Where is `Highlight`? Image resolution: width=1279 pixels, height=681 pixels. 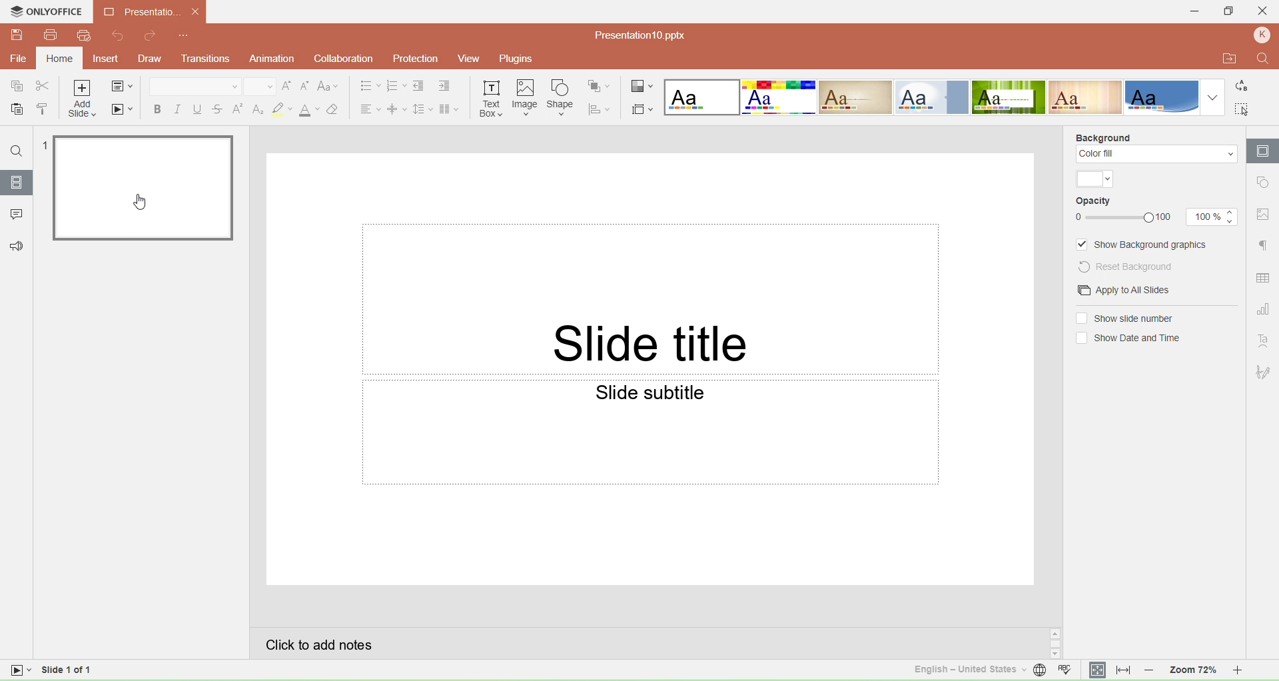
Highlight is located at coordinates (281, 109).